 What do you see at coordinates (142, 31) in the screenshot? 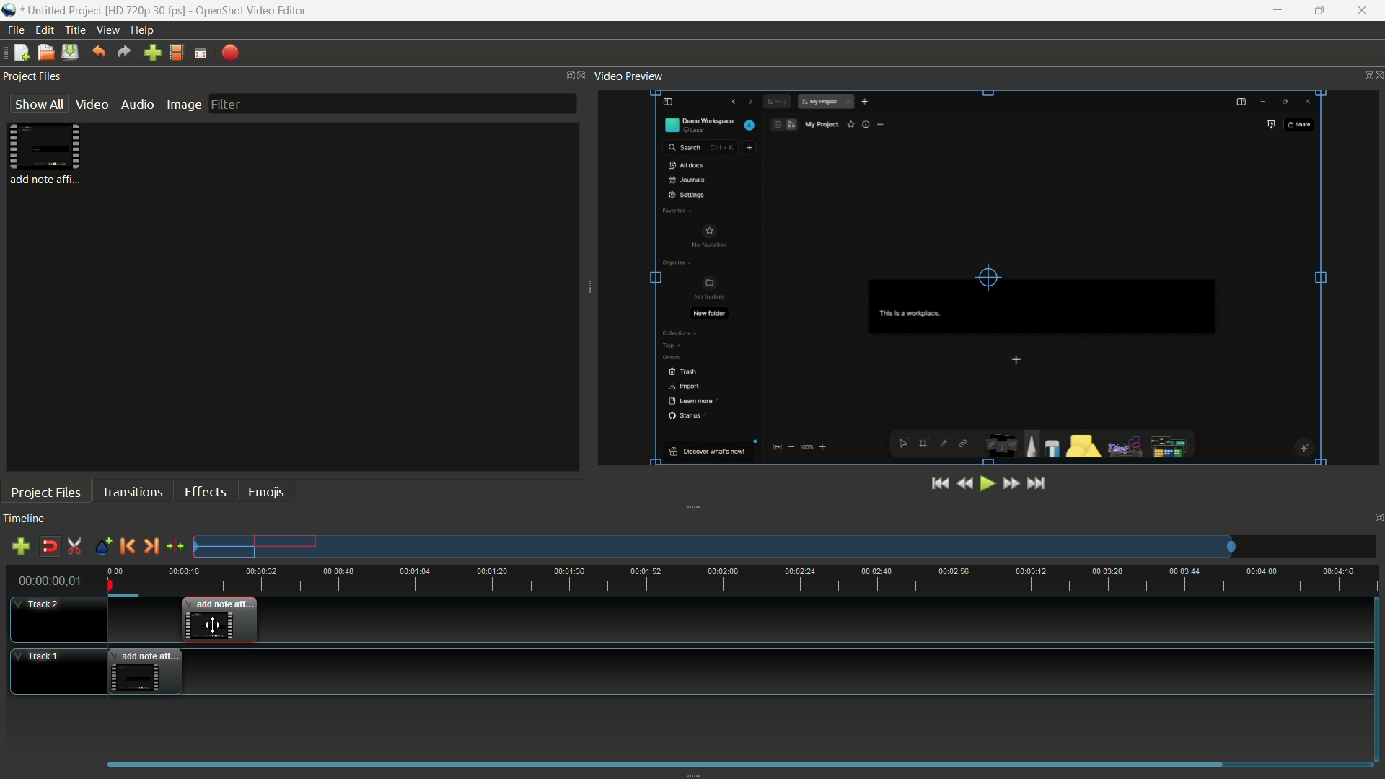
I see `help menu` at bounding box center [142, 31].